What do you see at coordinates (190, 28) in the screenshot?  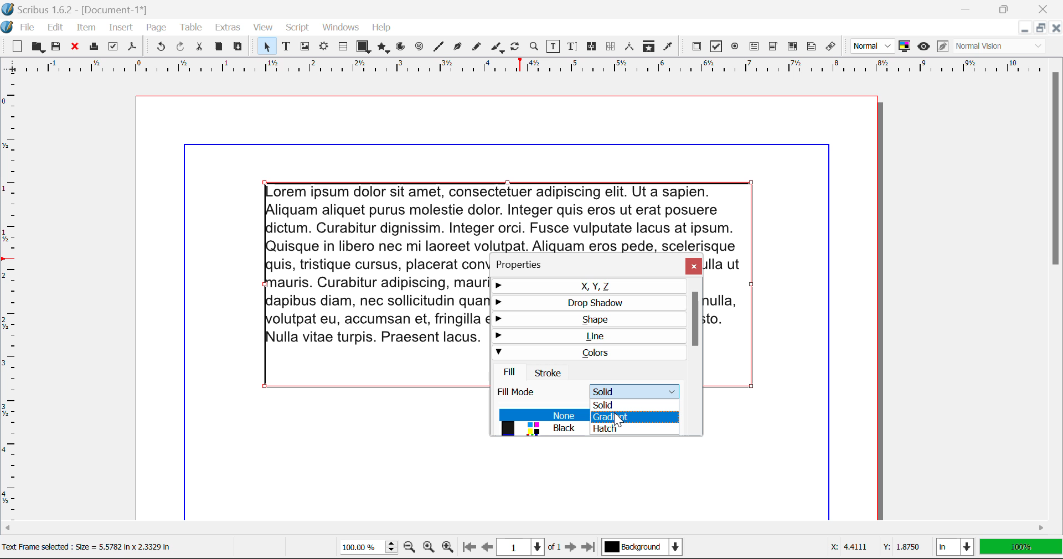 I see `Table` at bounding box center [190, 28].